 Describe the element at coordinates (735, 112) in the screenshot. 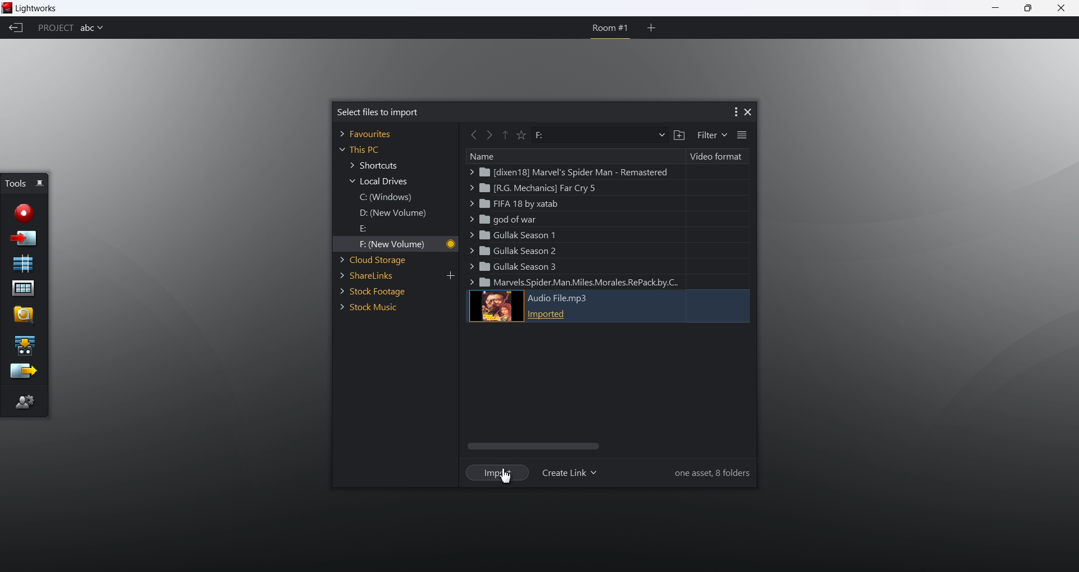

I see `more` at that location.